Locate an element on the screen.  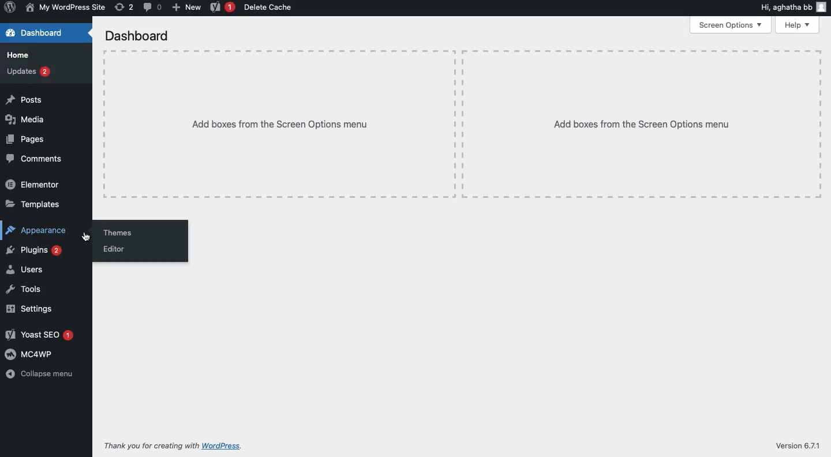
Collapse menu is located at coordinates (41, 374).